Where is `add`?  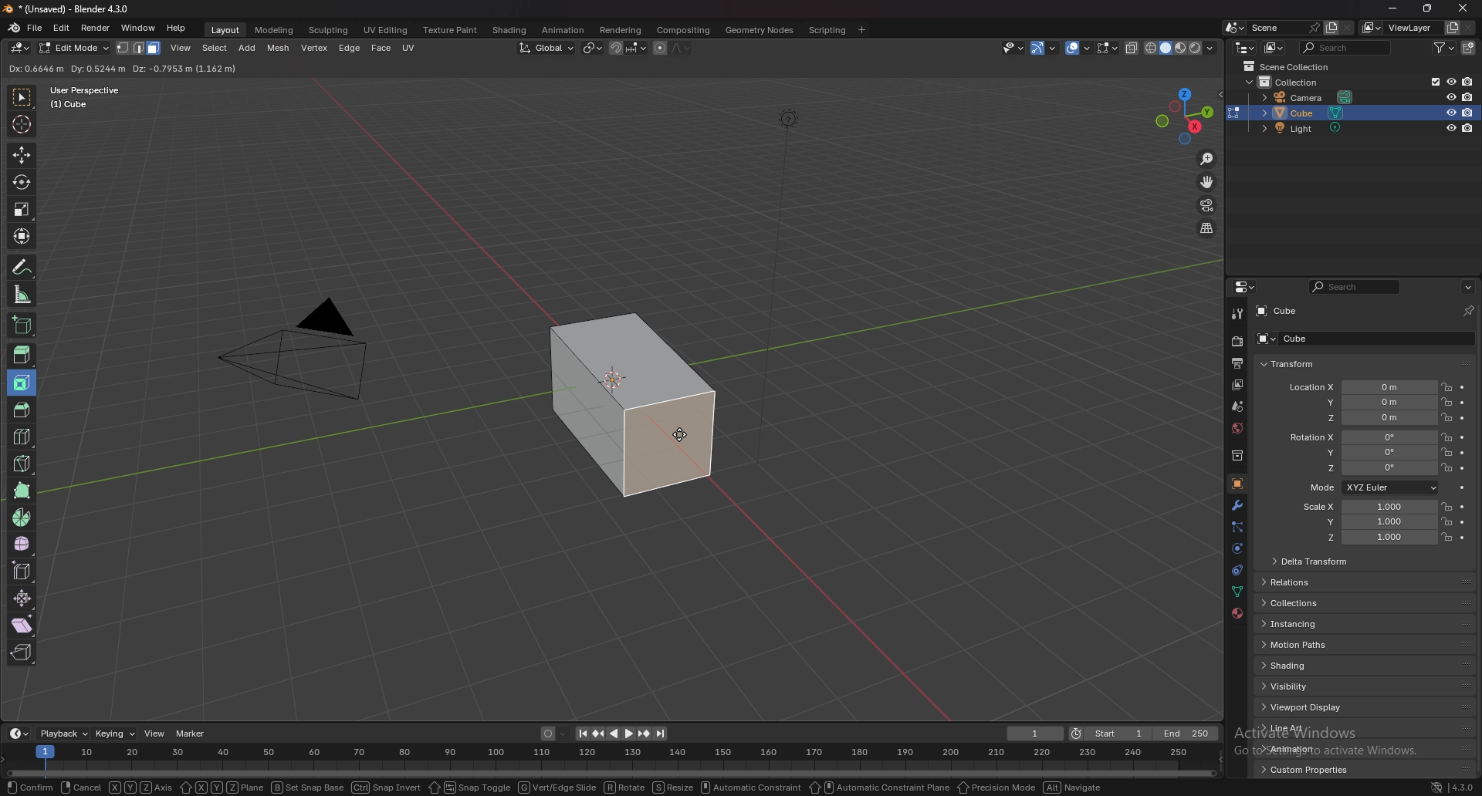
add is located at coordinates (249, 48).